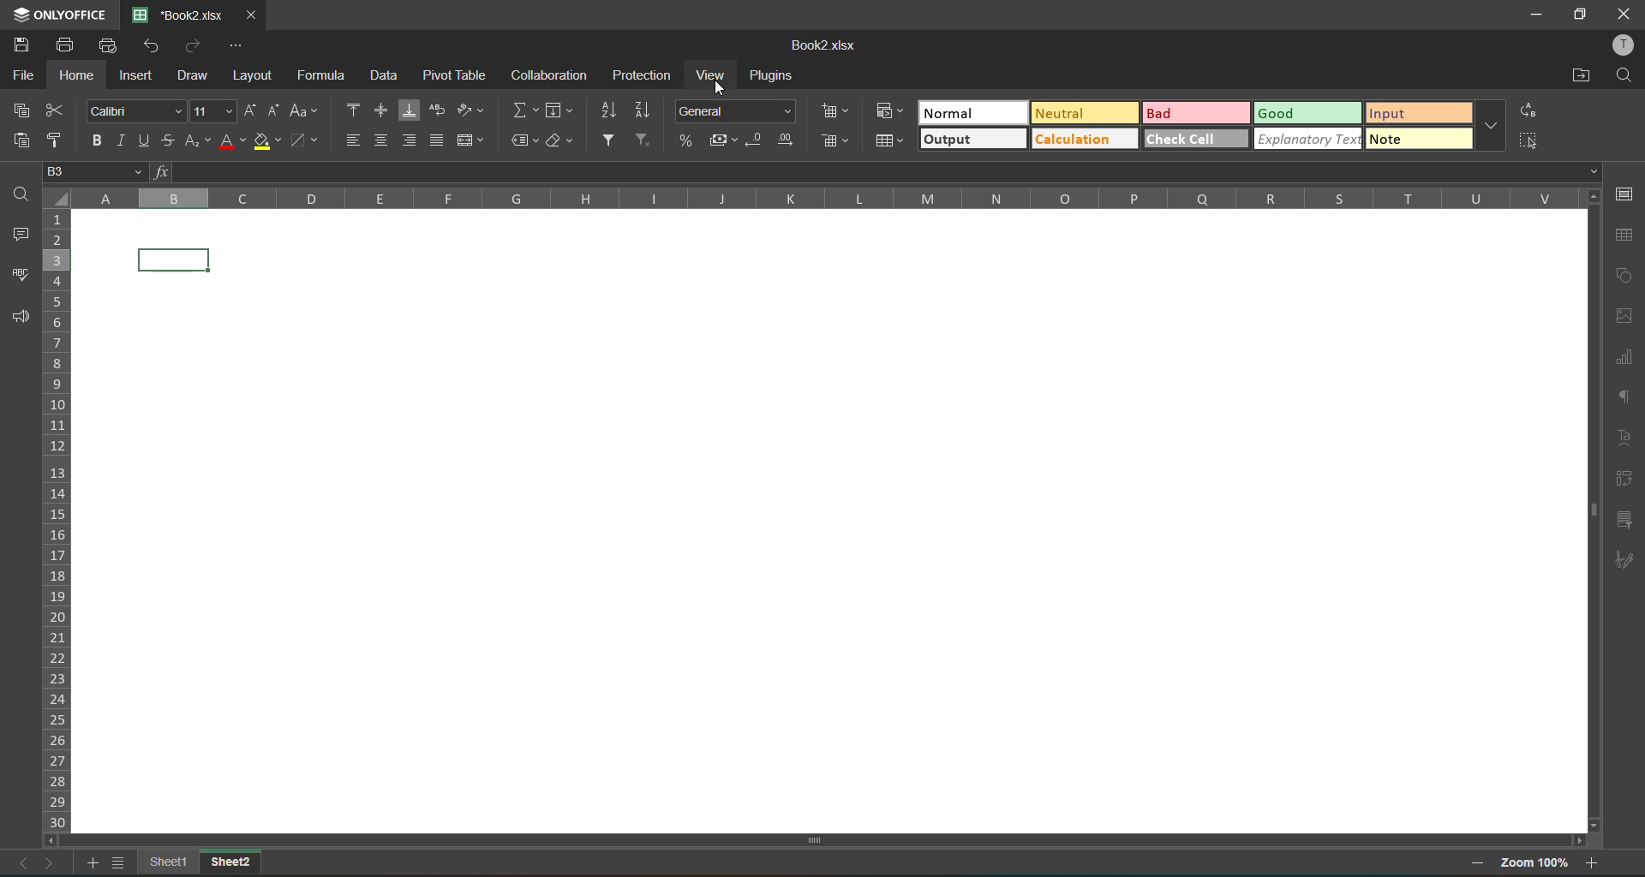 The height and width of the screenshot is (877, 1645). Describe the element at coordinates (787, 139) in the screenshot. I see `increase decimal` at that location.